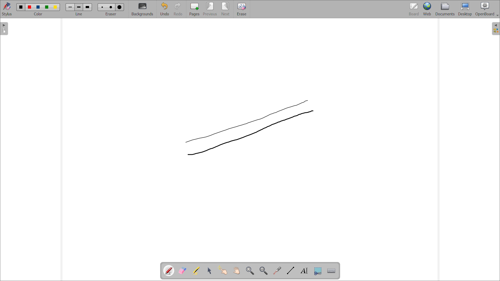 The width and height of the screenshot is (500, 281). What do you see at coordinates (236, 270) in the screenshot?
I see `scroll page` at bounding box center [236, 270].